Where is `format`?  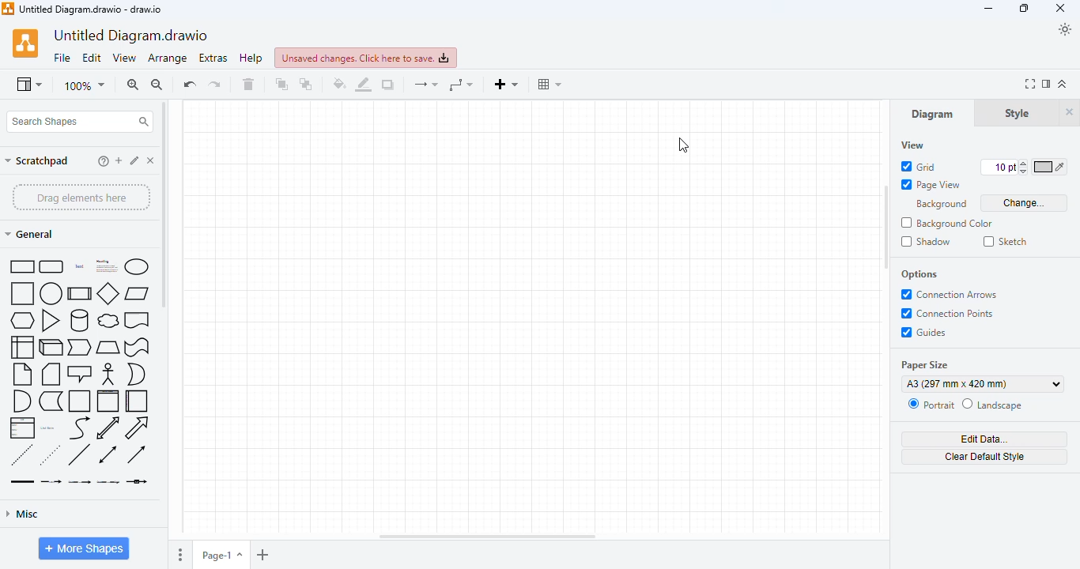 format is located at coordinates (1048, 84).